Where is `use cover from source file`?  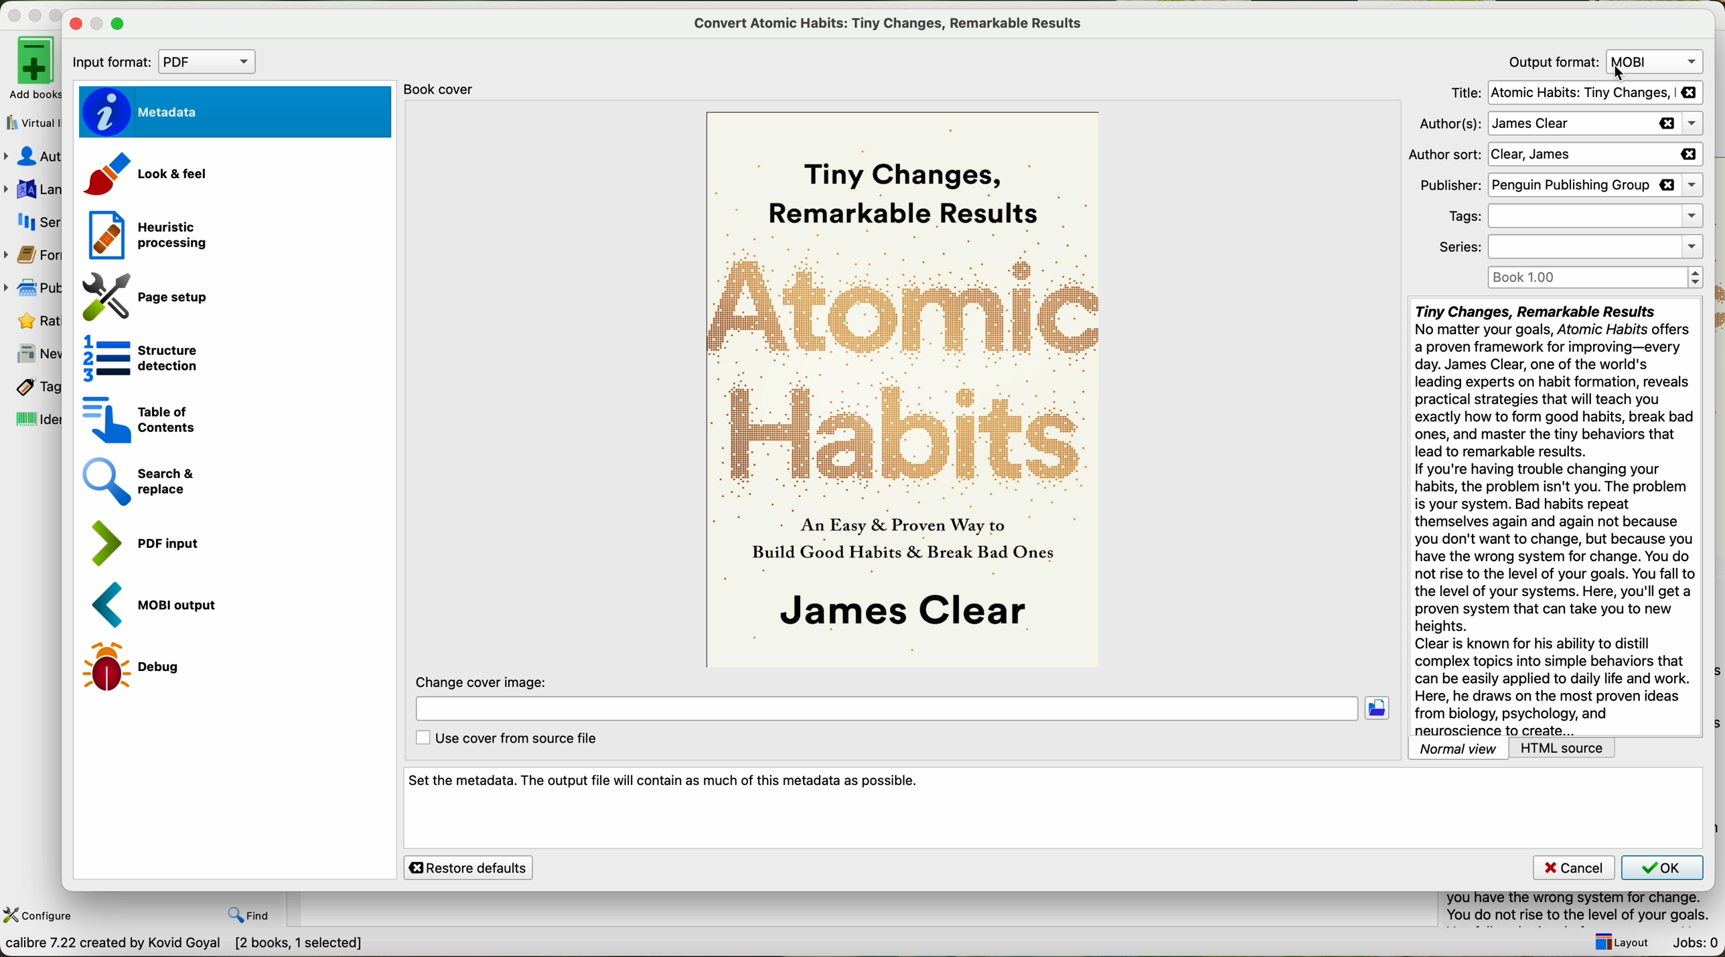
use cover from source file is located at coordinates (509, 739).